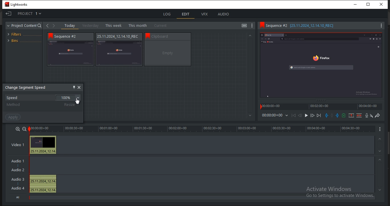 The width and height of the screenshot is (390, 206). What do you see at coordinates (19, 188) in the screenshot?
I see `Audio 4` at bounding box center [19, 188].